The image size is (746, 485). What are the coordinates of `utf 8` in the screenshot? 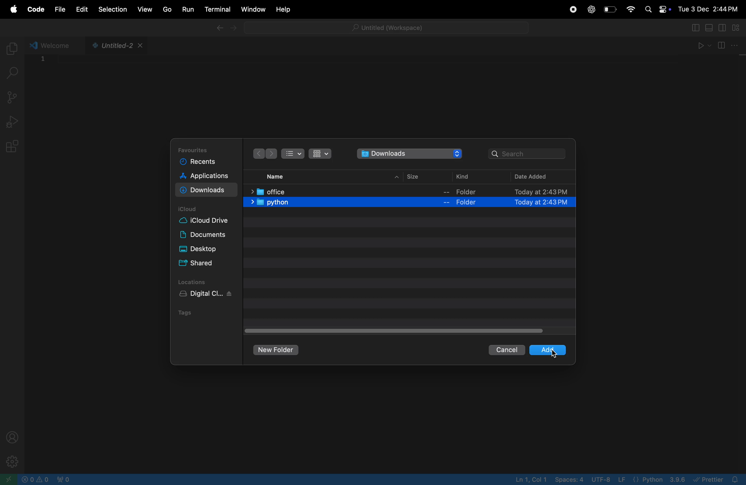 It's located at (610, 480).